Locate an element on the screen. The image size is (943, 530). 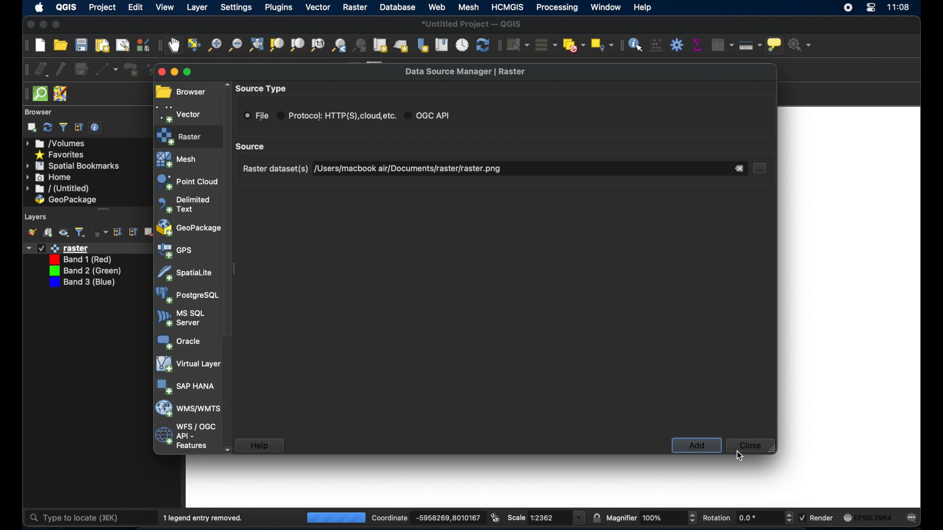
raster is located at coordinates (182, 136).